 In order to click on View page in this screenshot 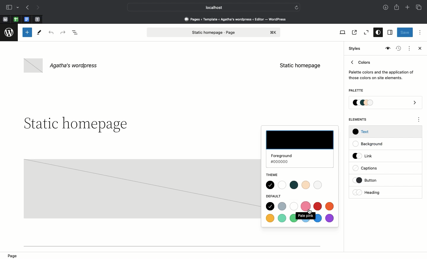, I will do `click(354, 32)`.